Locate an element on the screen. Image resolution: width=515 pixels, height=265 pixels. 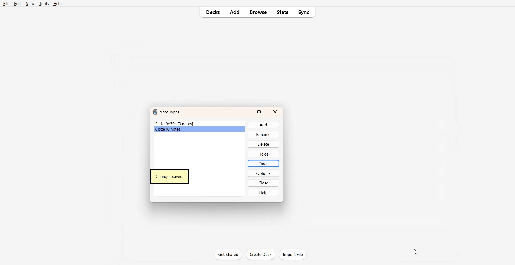
Cursor is located at coordinates (416, 252).